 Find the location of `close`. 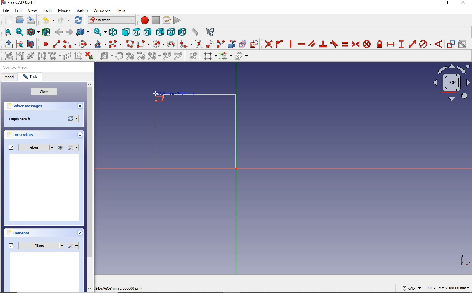

close is located at coordinates (465, 3).